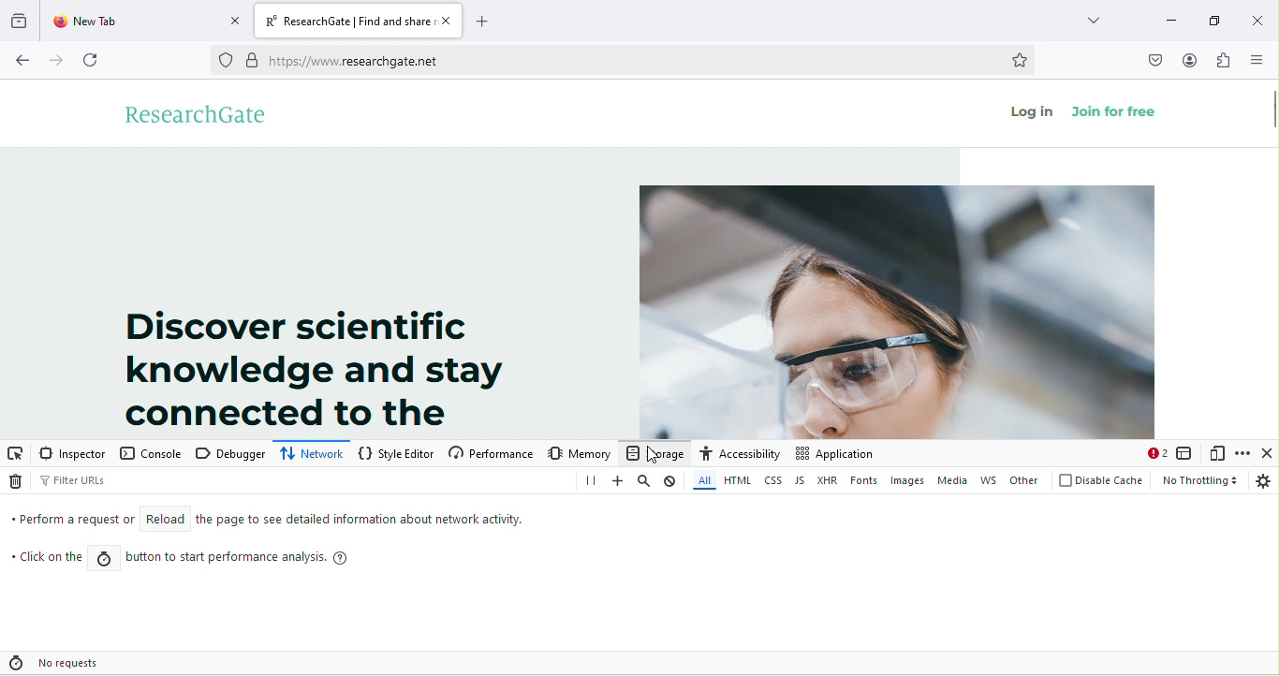 This screenshot has height=676, width=1279. I want to click on console, so click(151, 454).